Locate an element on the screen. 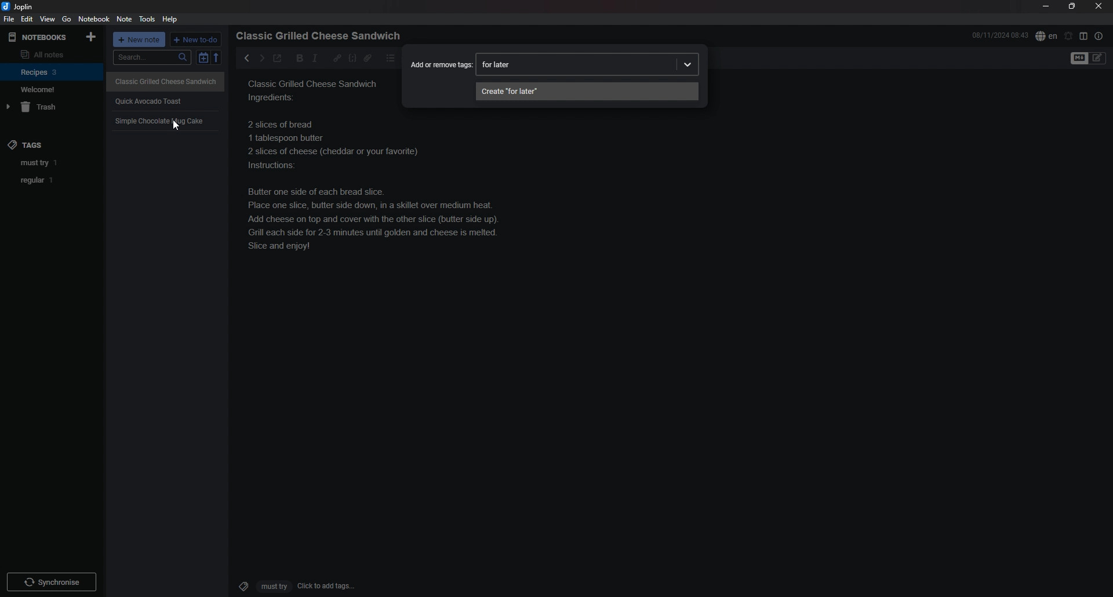  close is located at coordinates (1100, 6).